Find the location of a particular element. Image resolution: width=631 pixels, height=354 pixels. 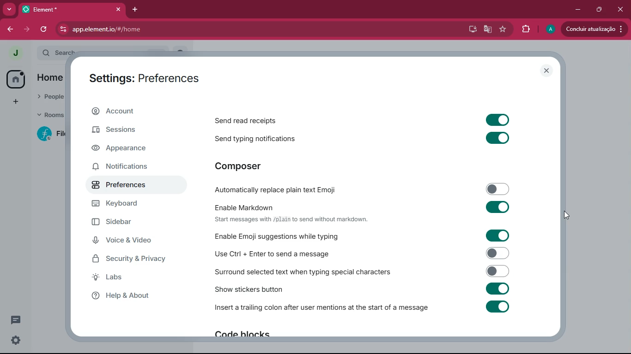

back is located at coordinates (12, 29).